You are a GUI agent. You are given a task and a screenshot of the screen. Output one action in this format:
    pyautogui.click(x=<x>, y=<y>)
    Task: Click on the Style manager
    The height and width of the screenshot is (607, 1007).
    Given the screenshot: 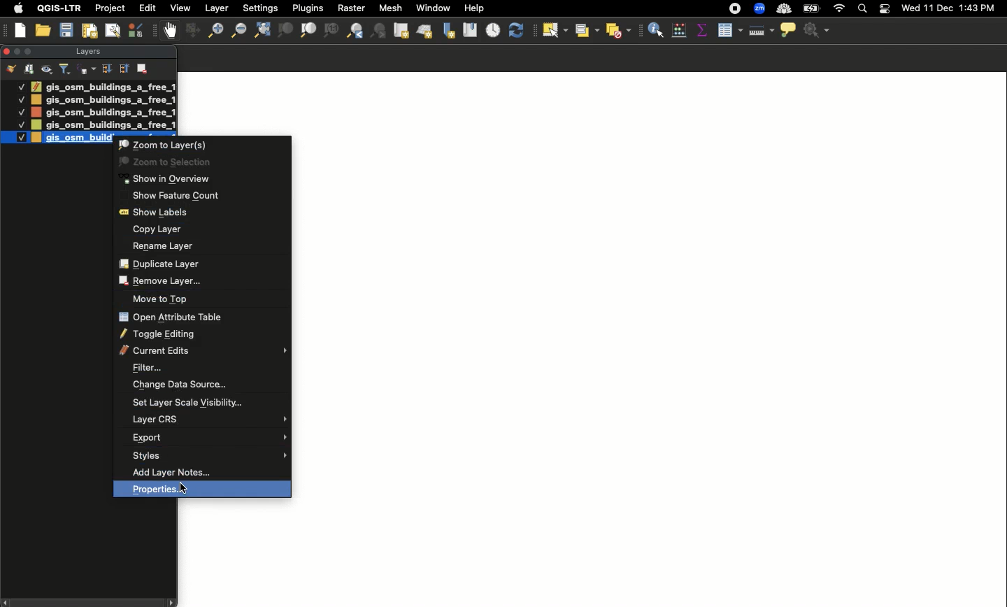 What is the action you would take?
    pyautogui.click(x=191, y=31)
    